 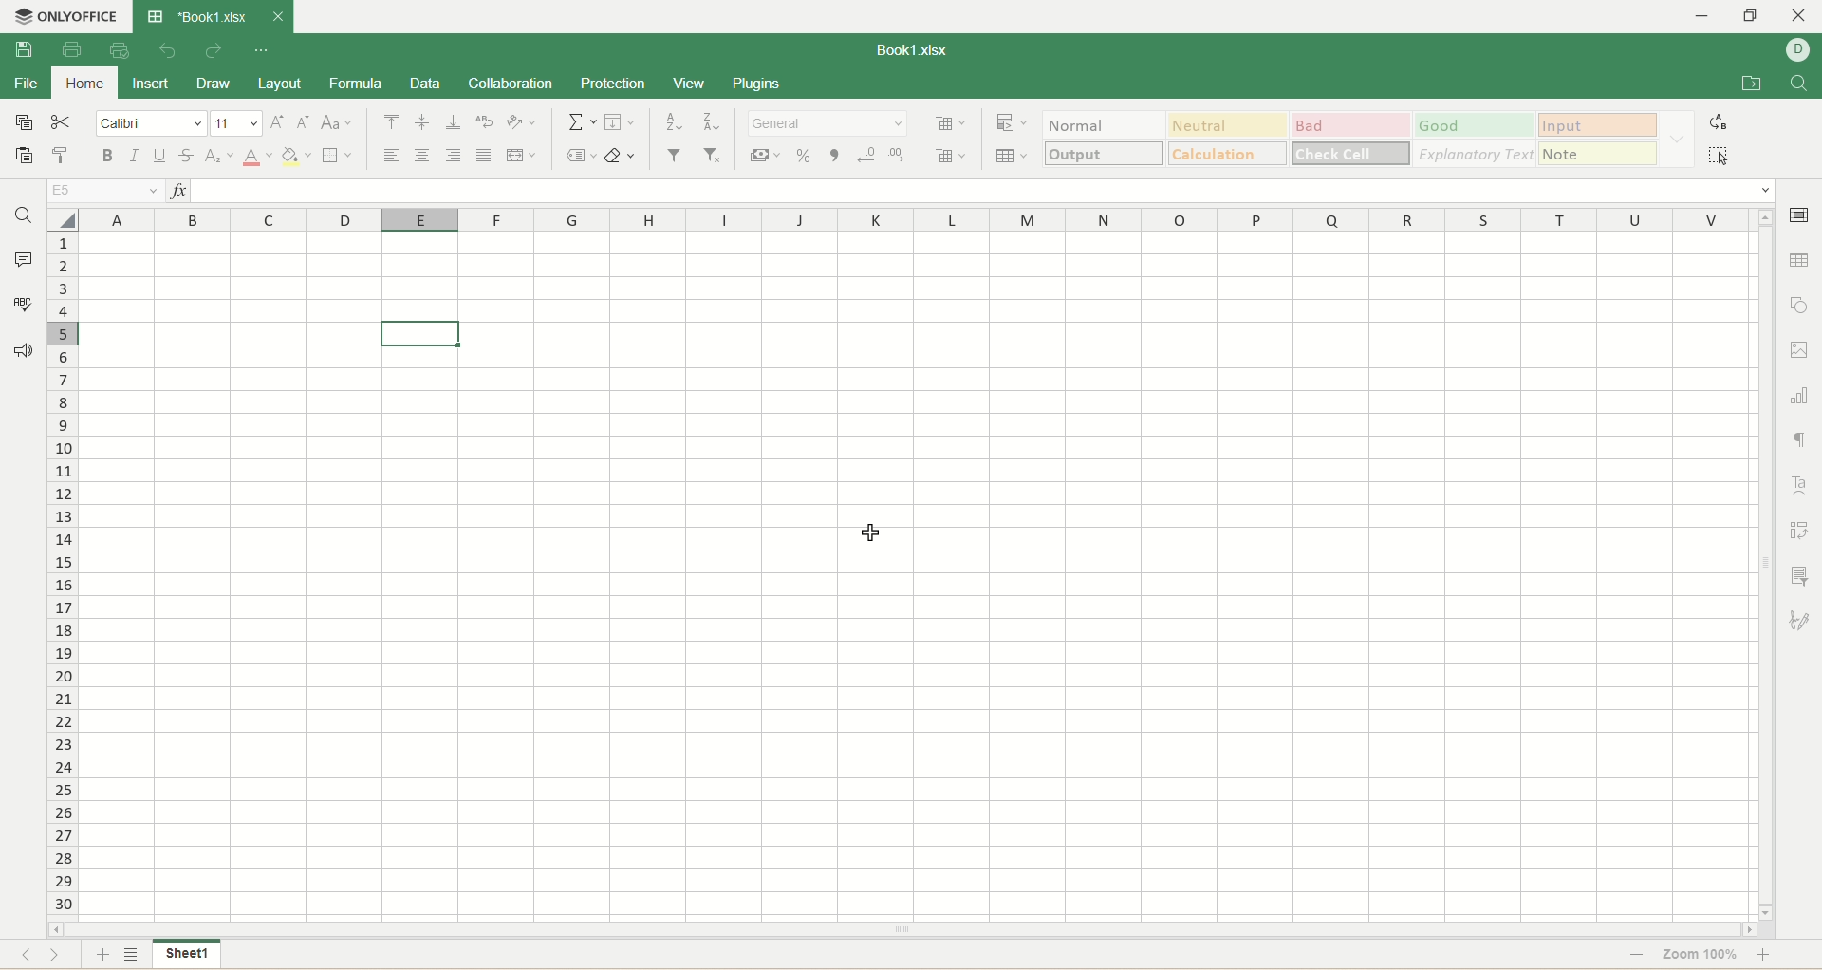 I want to click on number format, so click(x=827, y=124).